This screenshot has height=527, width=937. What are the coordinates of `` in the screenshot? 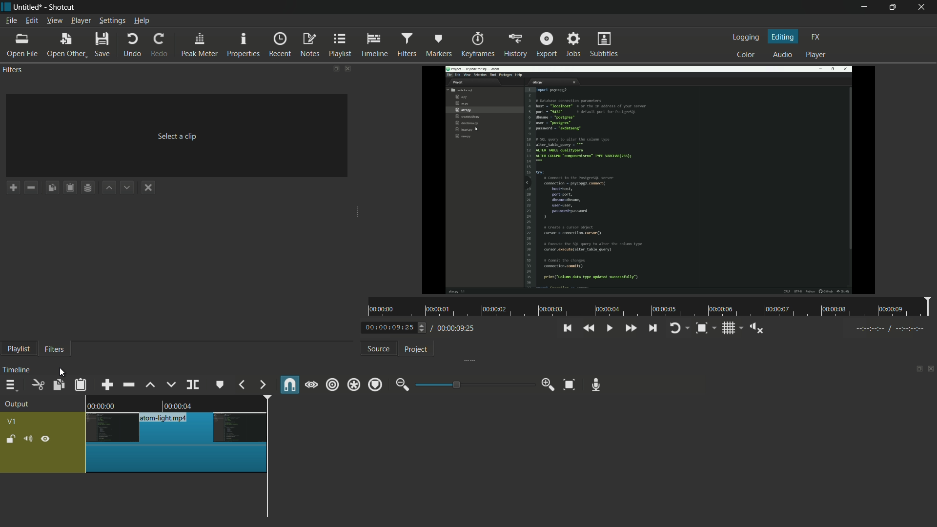 It's located at (648, 179).